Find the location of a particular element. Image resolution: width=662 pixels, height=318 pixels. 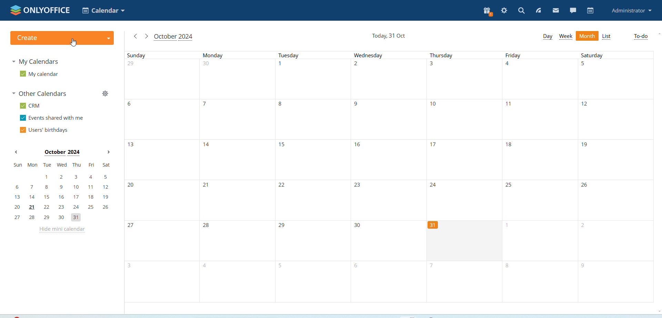

Thursdays is located at coordinates (463, 136).